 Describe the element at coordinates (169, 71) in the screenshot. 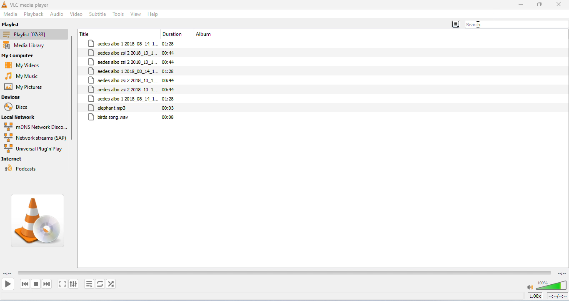

I see `01:28` at that location.